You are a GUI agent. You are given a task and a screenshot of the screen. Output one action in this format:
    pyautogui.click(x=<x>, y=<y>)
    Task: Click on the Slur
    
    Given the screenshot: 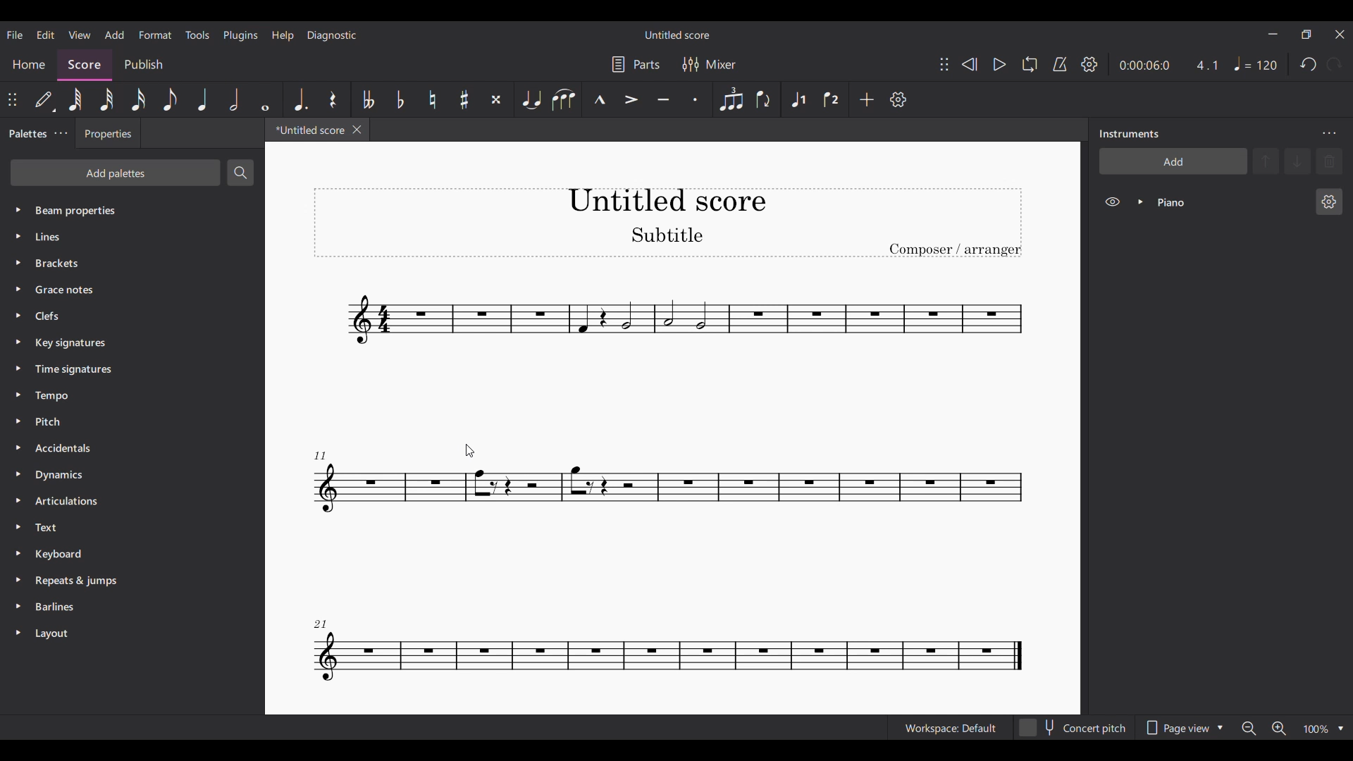 What is the action you would take?
    pyautogui.click(x=565, y=99)
    